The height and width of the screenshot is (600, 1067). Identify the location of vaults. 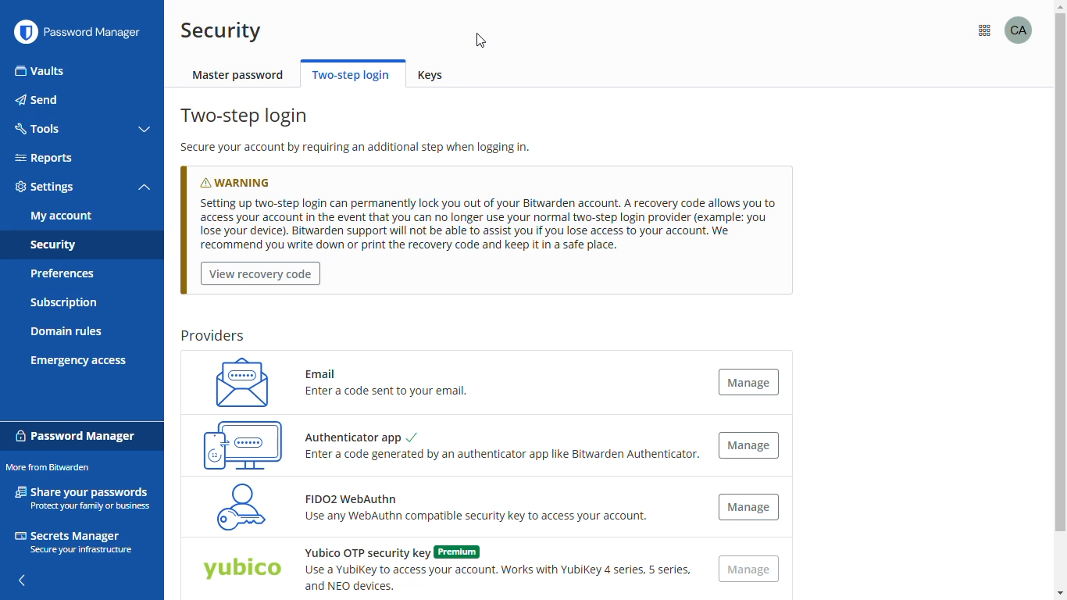
(41, 71).